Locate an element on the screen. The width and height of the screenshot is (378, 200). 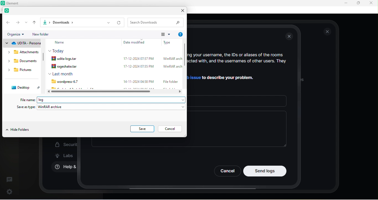
scroll bar is located at coordinates (43, 59).